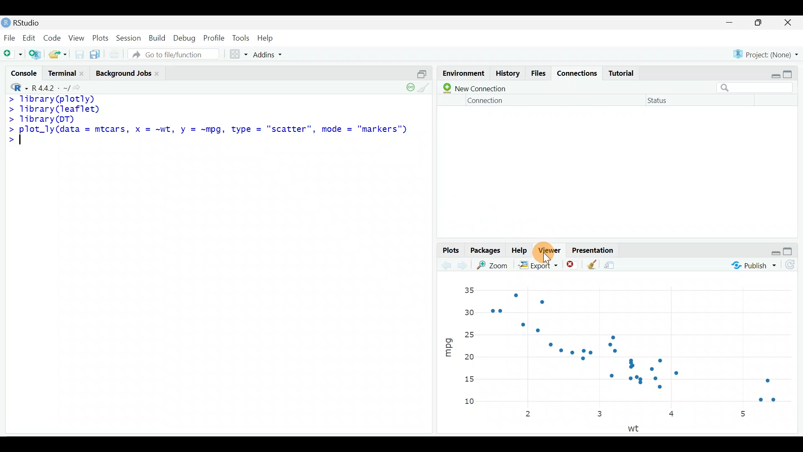  I want to click on Clear all viewer items, so click(590, 265).